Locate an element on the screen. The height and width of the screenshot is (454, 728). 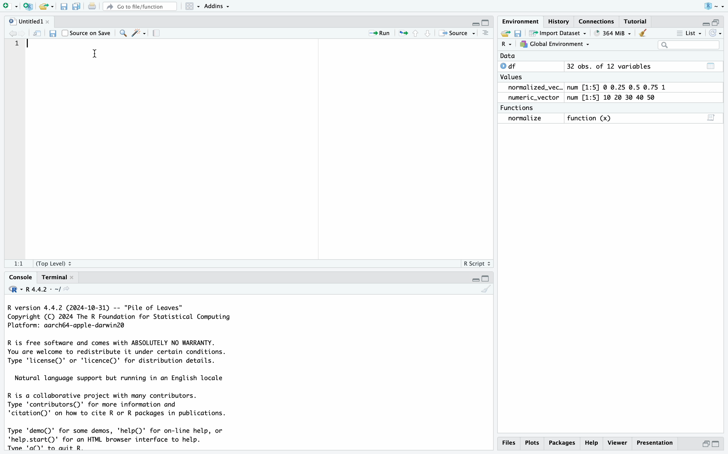
Controls is located at coordinates (415, 33).